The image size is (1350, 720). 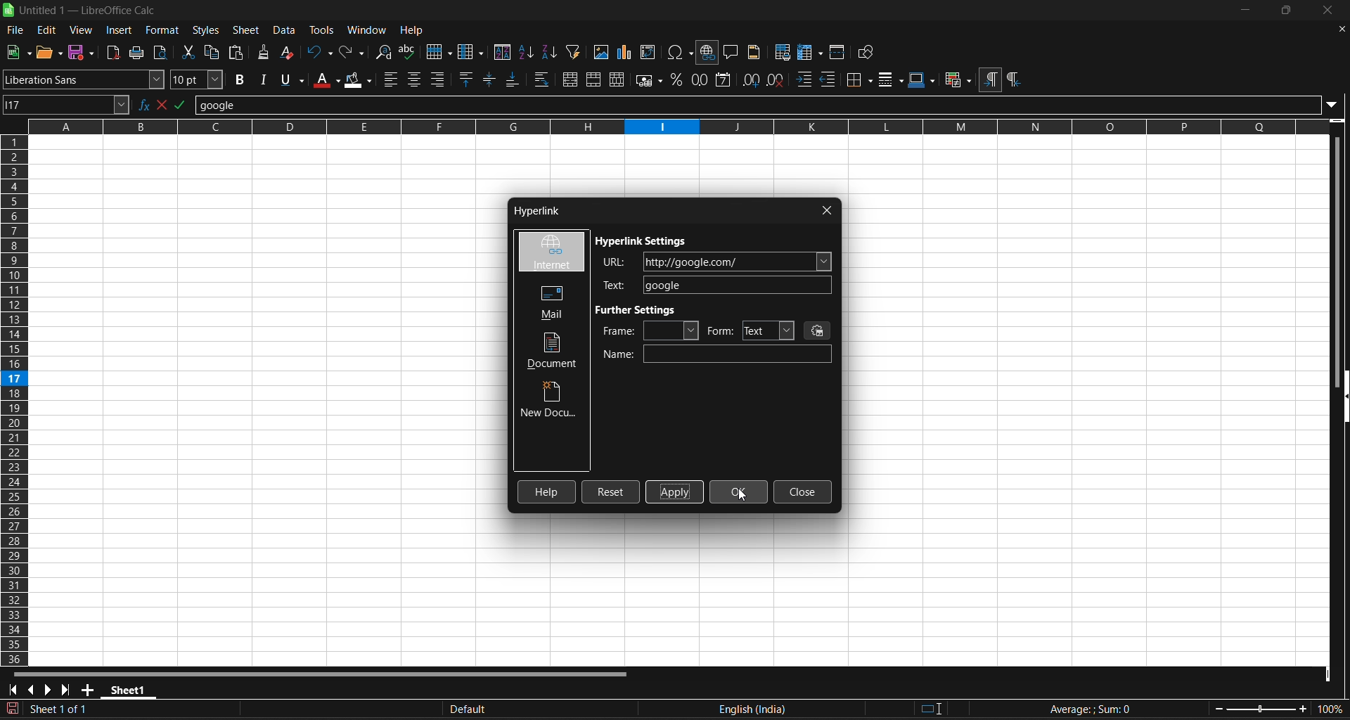 I want to click on close document, so click(x=1341, y=30).